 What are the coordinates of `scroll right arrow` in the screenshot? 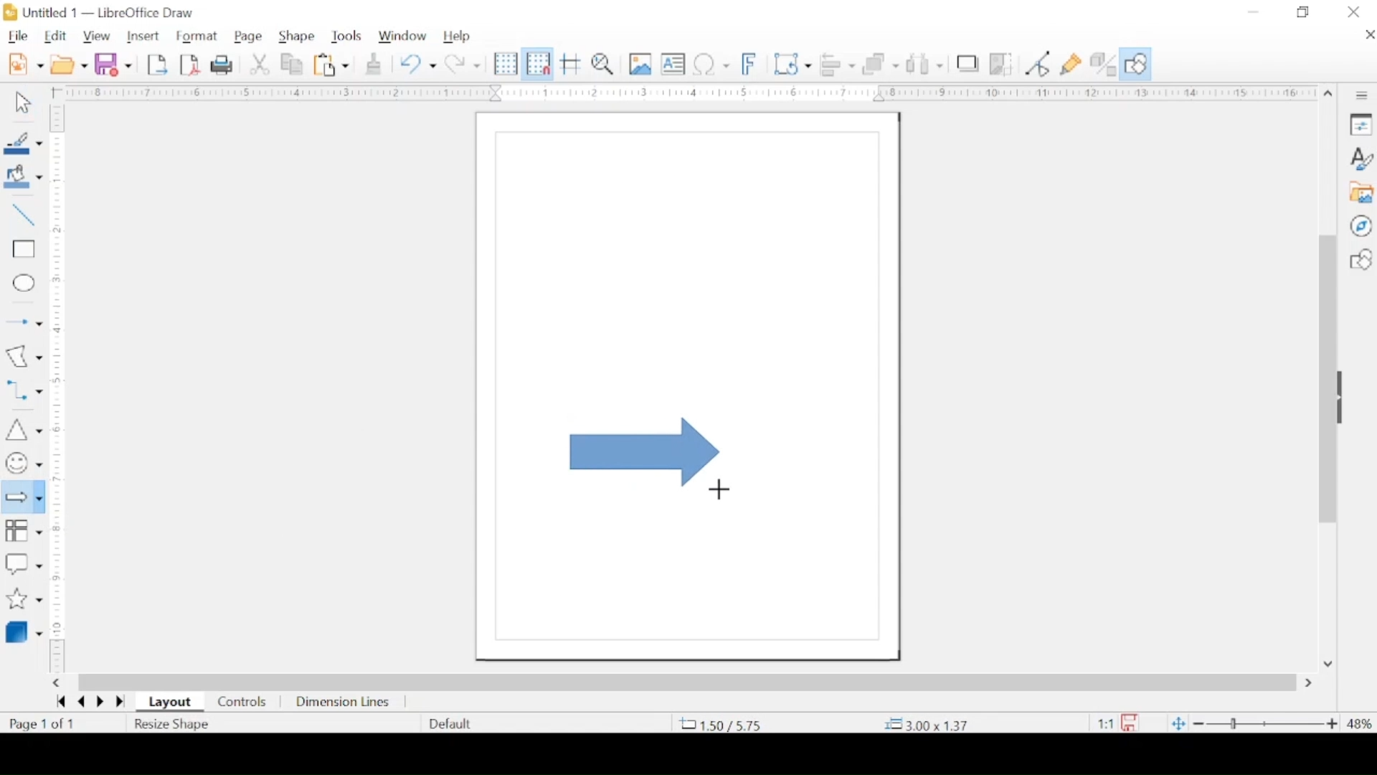 It's located at (1312, 683).